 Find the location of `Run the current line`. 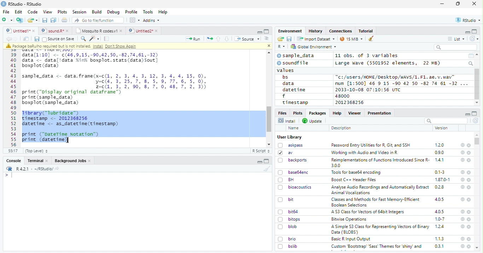

Run the current line is located at coordinates (193, 39).